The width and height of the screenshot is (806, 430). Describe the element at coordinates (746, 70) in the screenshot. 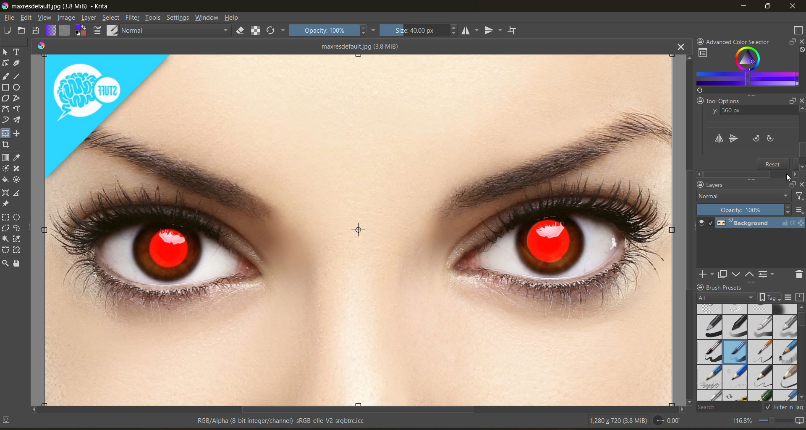

I see `advanced color selector` at that location.